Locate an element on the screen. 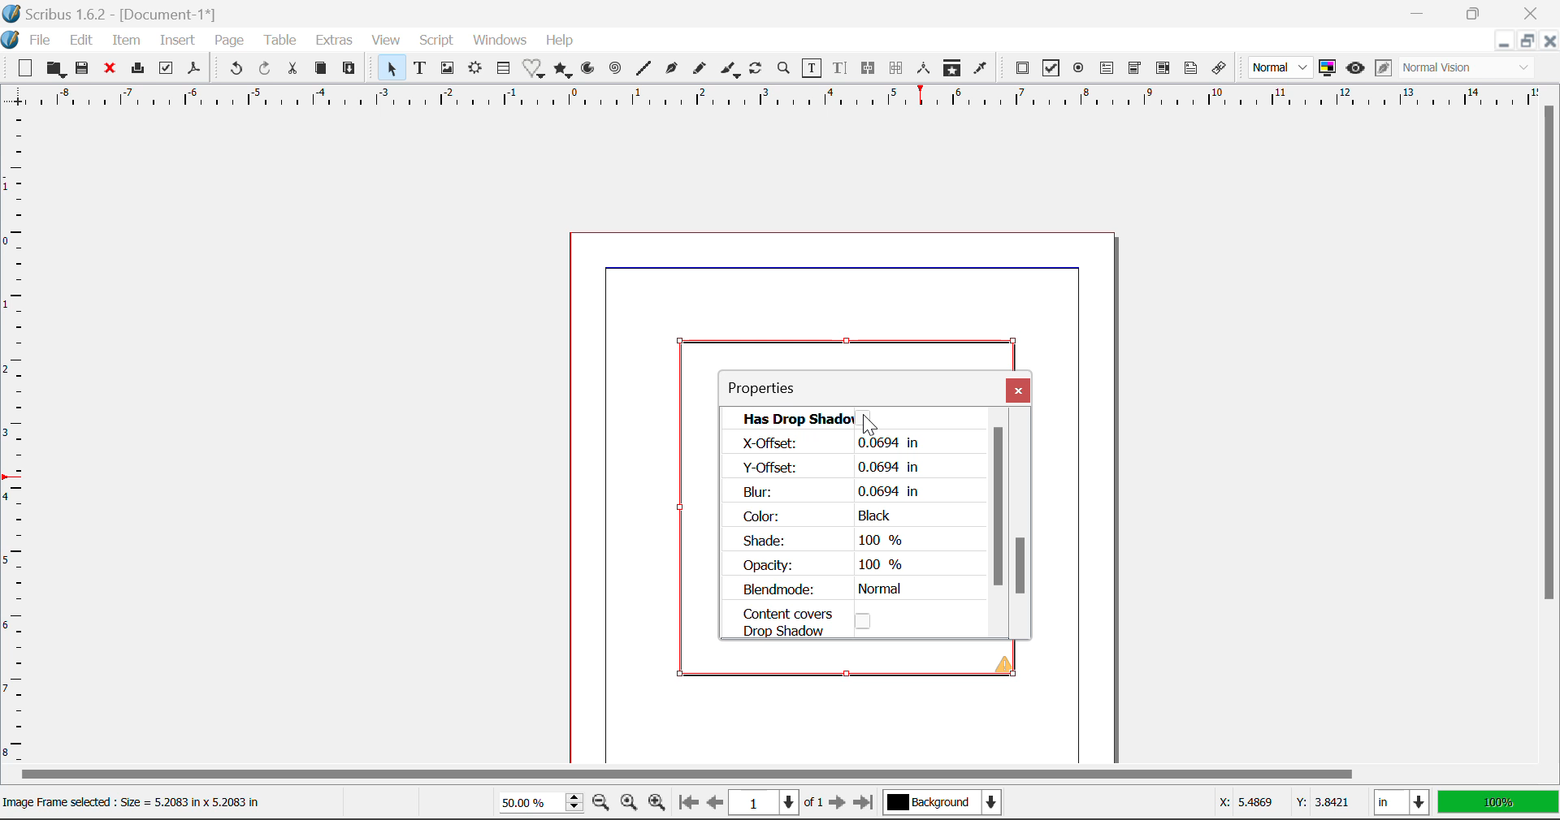  Zoom out is located at coordinates (600, 804).